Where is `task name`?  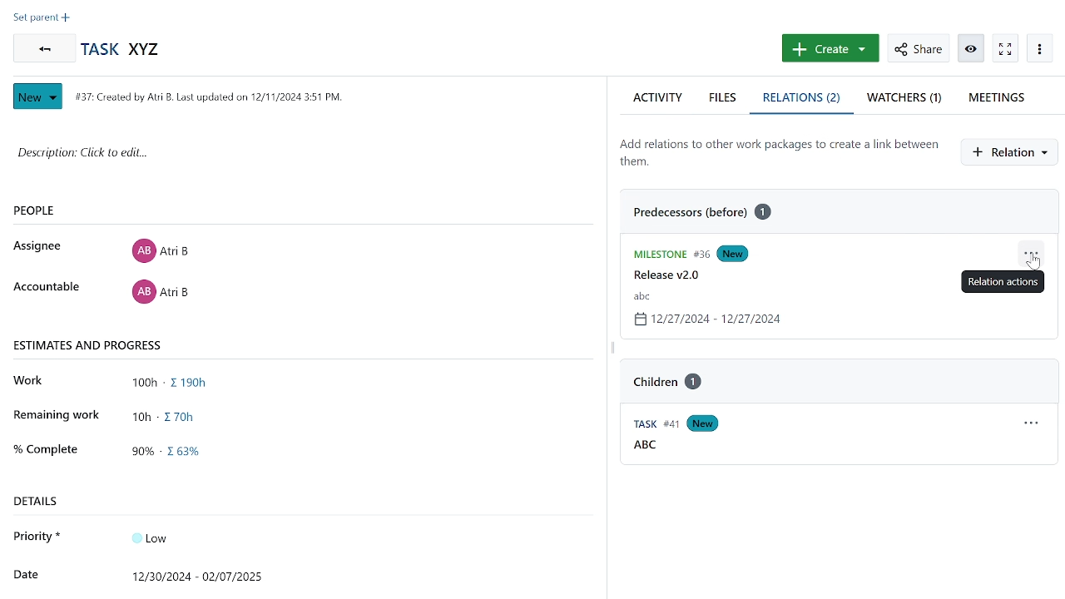
task name is located at coordinates (125, 50).